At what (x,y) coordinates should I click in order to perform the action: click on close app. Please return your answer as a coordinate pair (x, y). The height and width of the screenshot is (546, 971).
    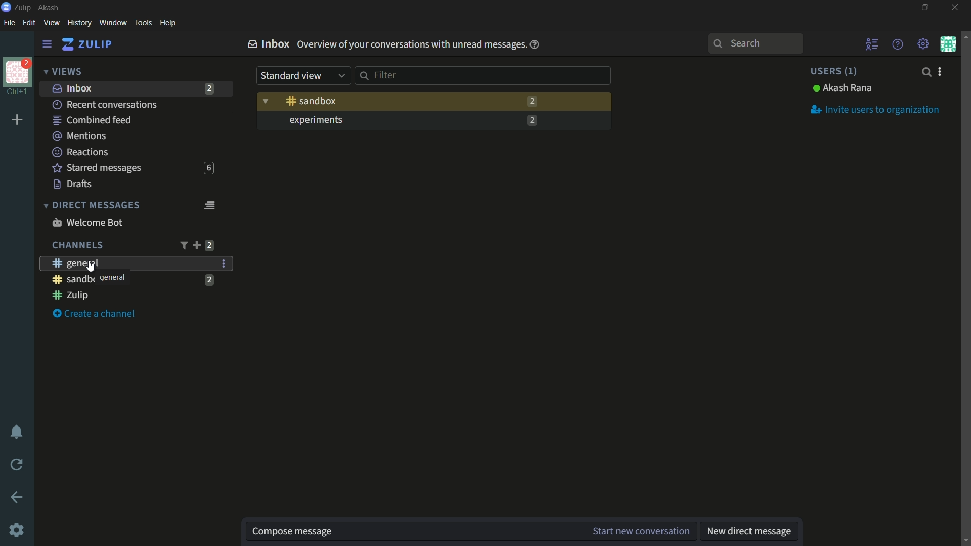
    Looking at the image, I should click on (953, 8).